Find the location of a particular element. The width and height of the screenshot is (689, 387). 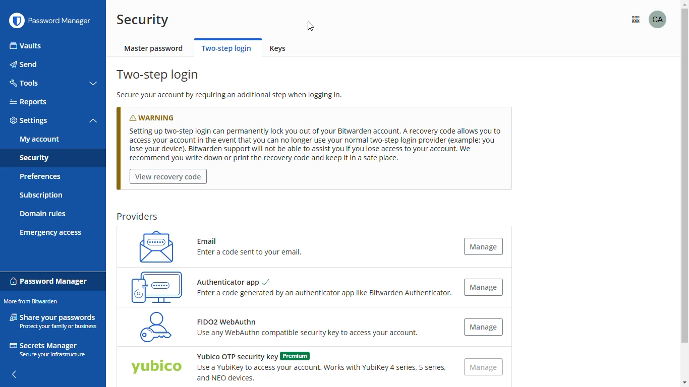

logo is located at coordinates (16, 21).